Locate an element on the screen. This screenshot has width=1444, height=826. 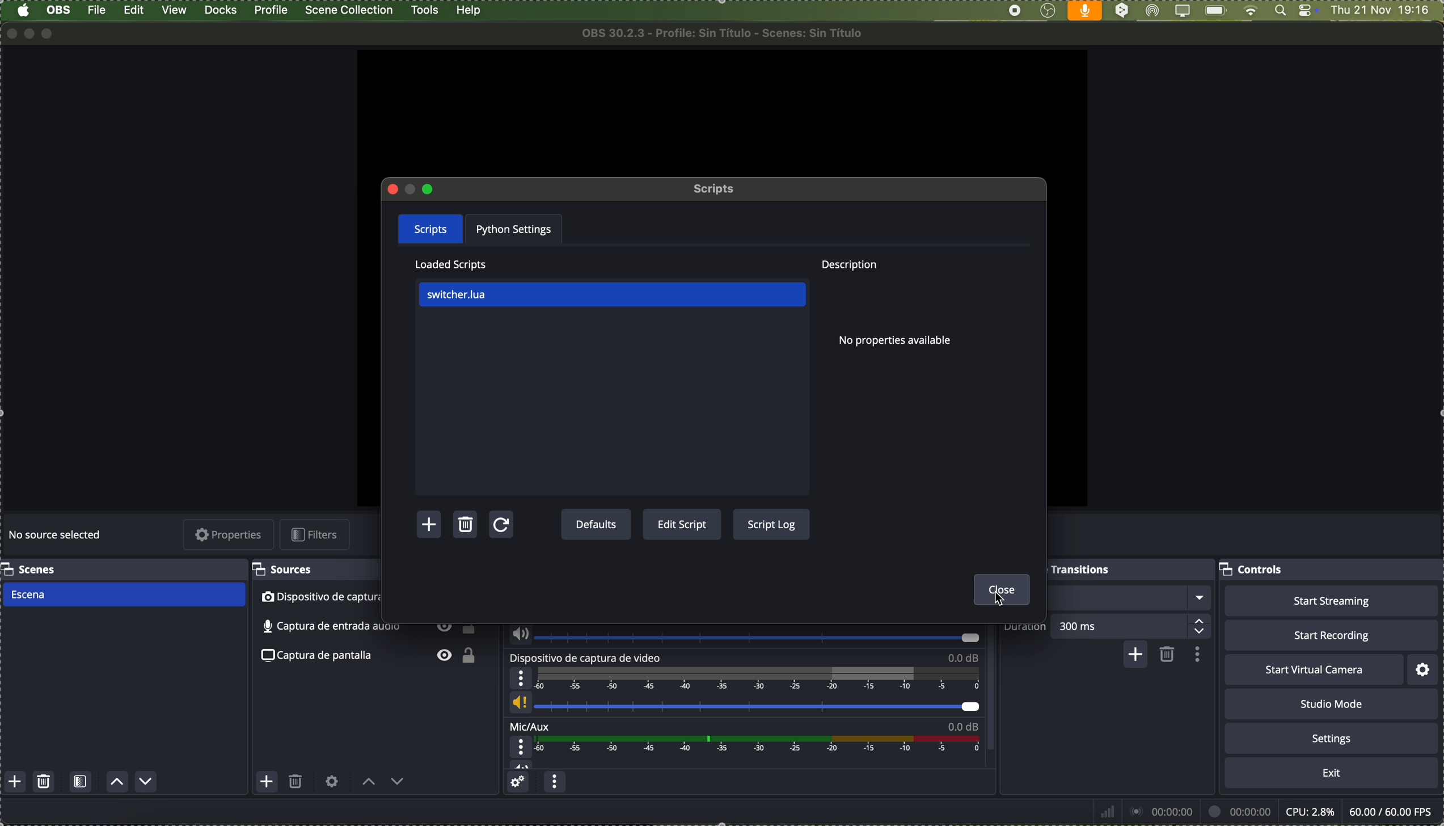
close program is located at coordinates (9, 33).